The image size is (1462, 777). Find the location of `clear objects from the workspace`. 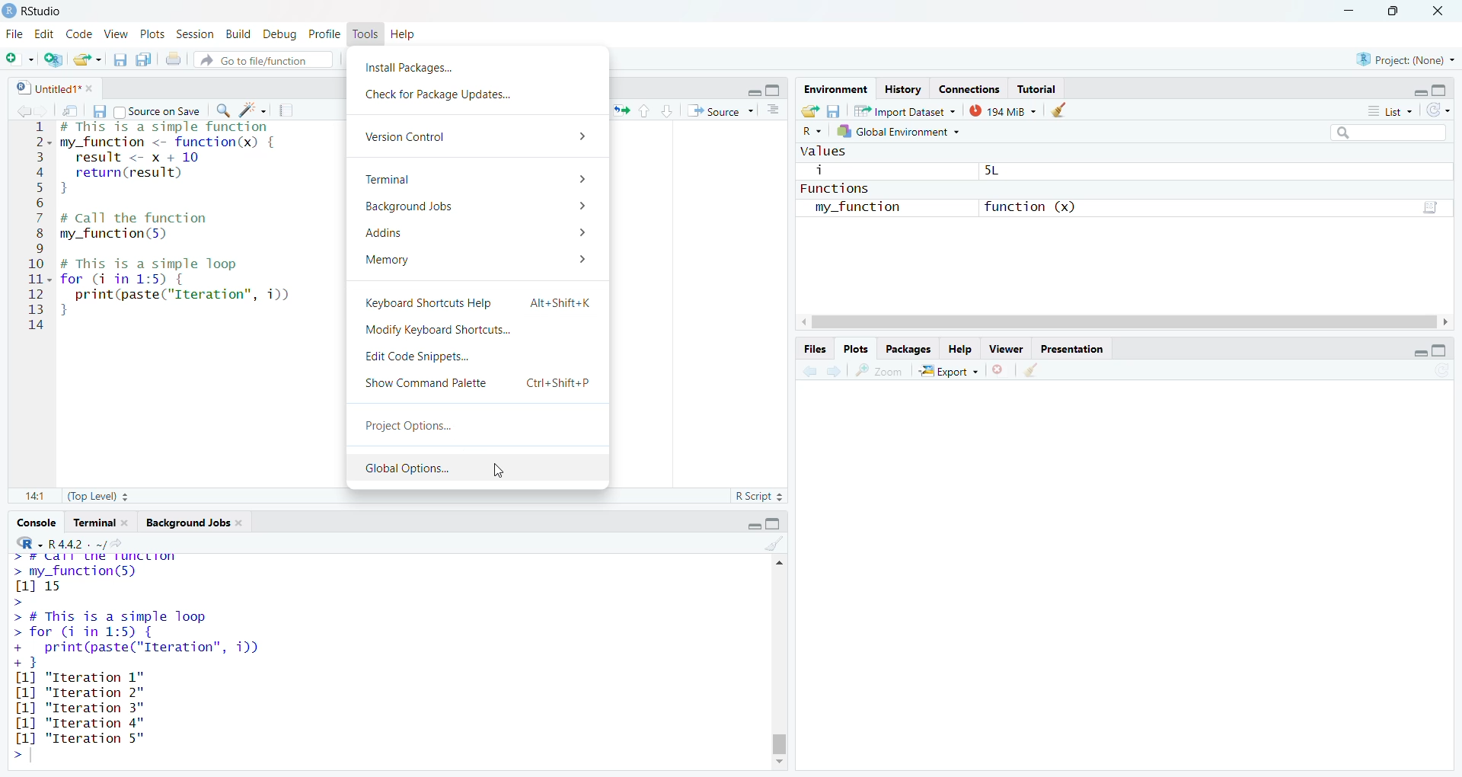

clear objects from the workspace is located at coordinates (1061, 111).